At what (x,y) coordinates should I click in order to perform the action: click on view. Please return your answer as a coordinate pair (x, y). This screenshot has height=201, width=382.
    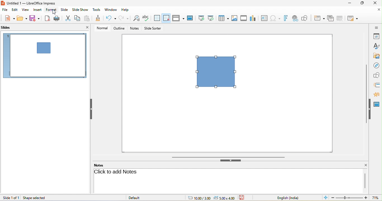
    Looking at the image, I should click on (26, 10).